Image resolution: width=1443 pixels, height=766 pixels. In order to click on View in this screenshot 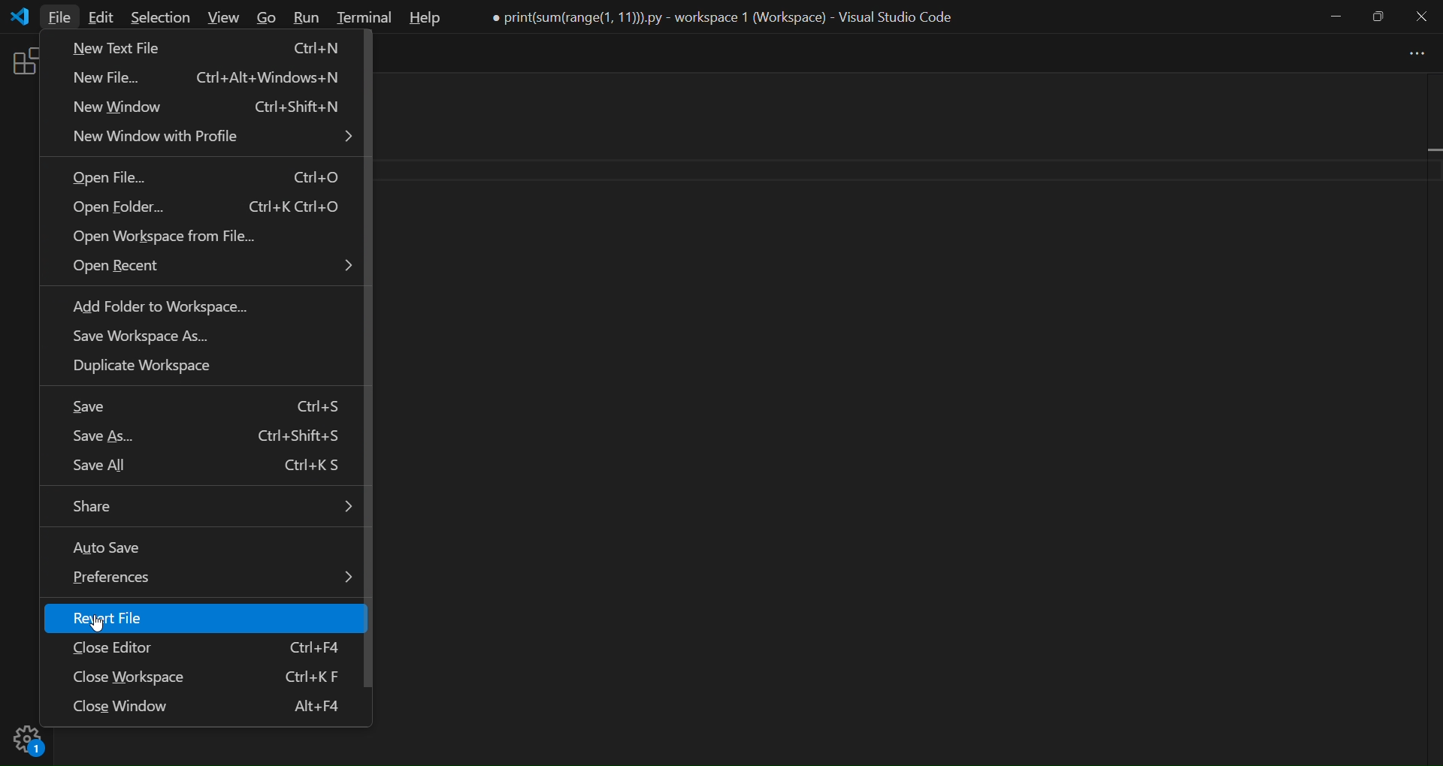, I will do `click(224, 17)`.